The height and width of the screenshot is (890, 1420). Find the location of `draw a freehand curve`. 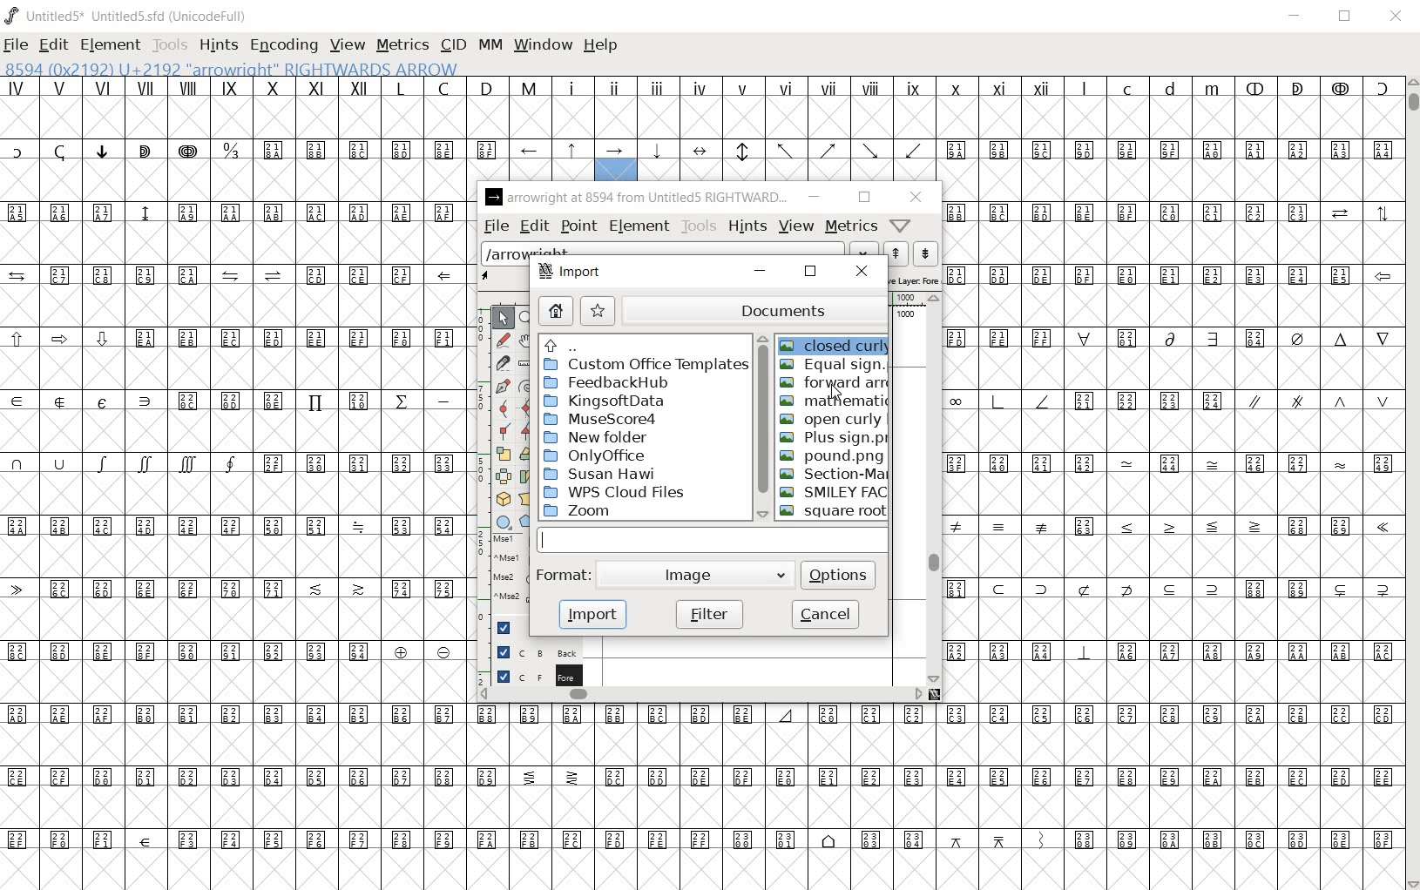

draw a freehand curve is located at coordinates (503, 340).